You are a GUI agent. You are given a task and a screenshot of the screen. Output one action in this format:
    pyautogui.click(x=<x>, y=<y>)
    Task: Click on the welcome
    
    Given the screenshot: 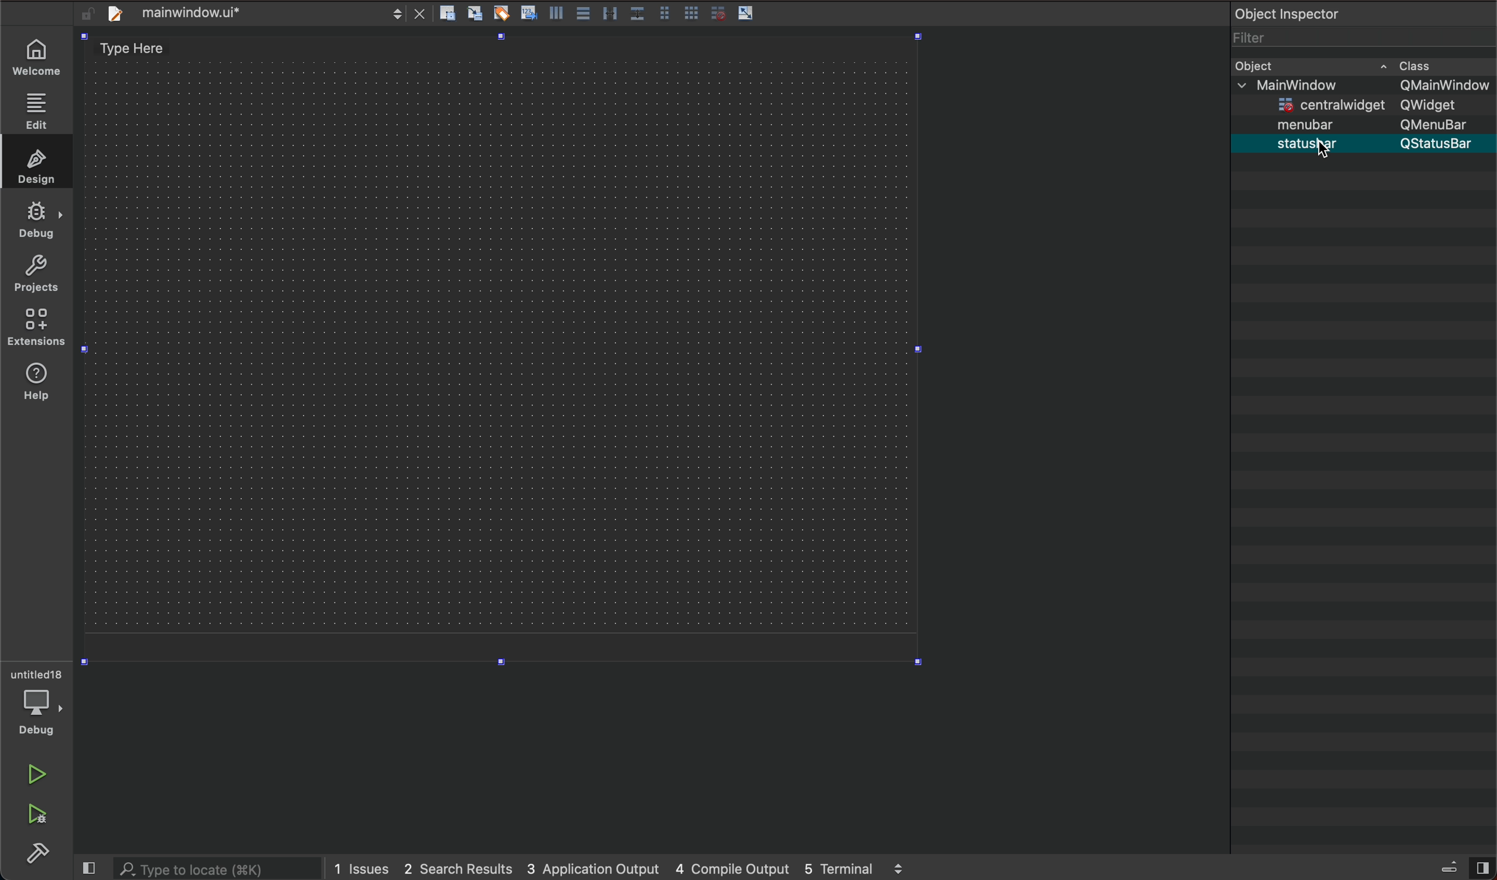 What is the action you would take?
    pyautogui.click(x=35, y=56)
    